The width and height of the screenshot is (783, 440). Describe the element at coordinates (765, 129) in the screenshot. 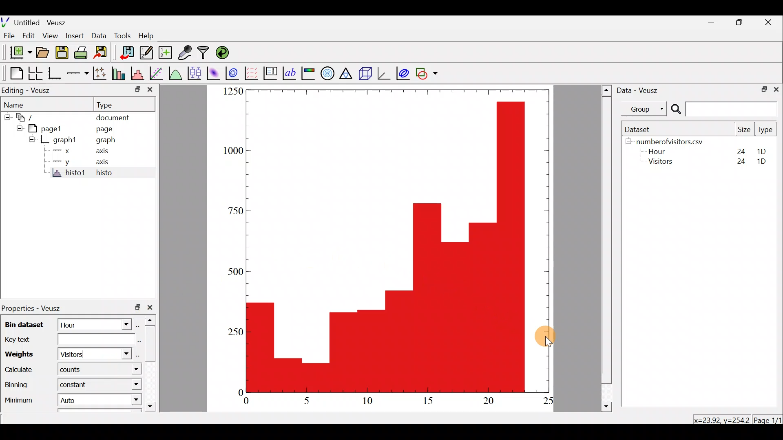

I see `Type` at that location.